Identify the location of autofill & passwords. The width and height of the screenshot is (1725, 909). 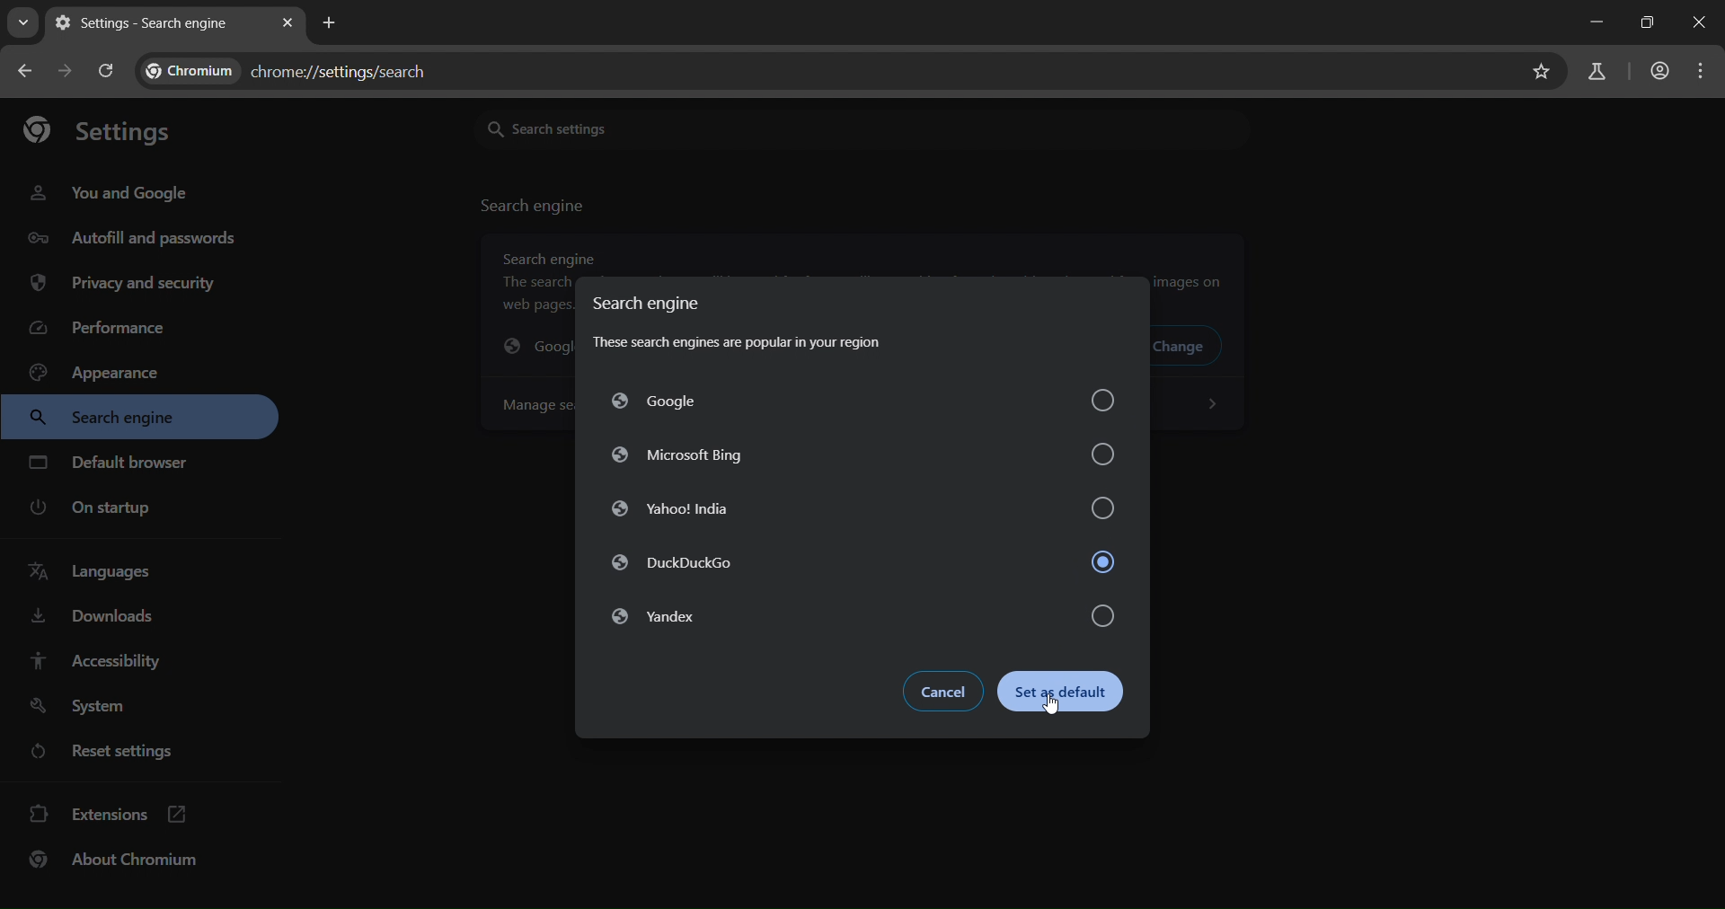
(129, 236).